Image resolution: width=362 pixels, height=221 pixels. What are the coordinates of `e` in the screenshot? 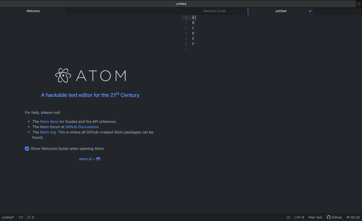 It's located at (193, 38).